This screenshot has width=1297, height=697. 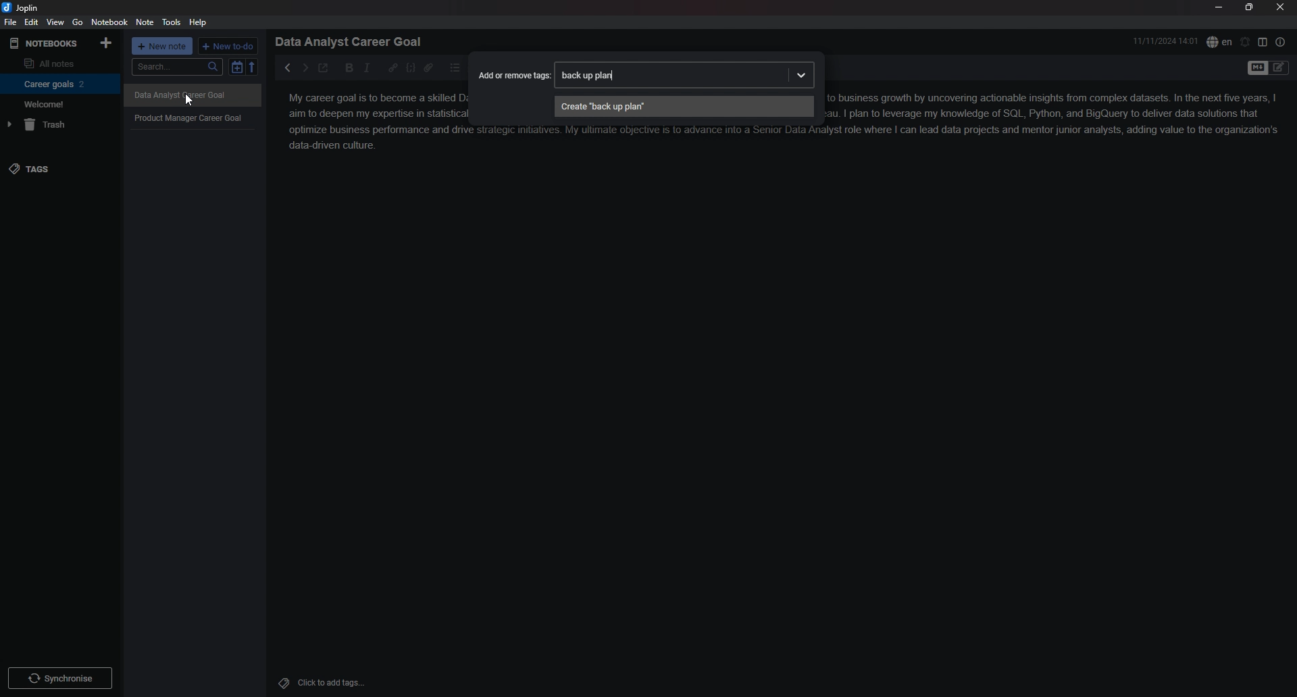 What do you see at coordinates (176, 67) in the screenshot?
I see `search...` at bounding box center [176, 67].